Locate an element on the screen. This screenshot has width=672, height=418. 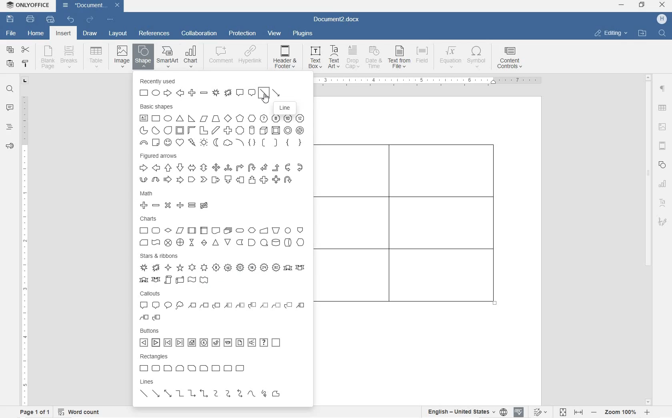
DROP CAP is located at coordinates (353, 58).